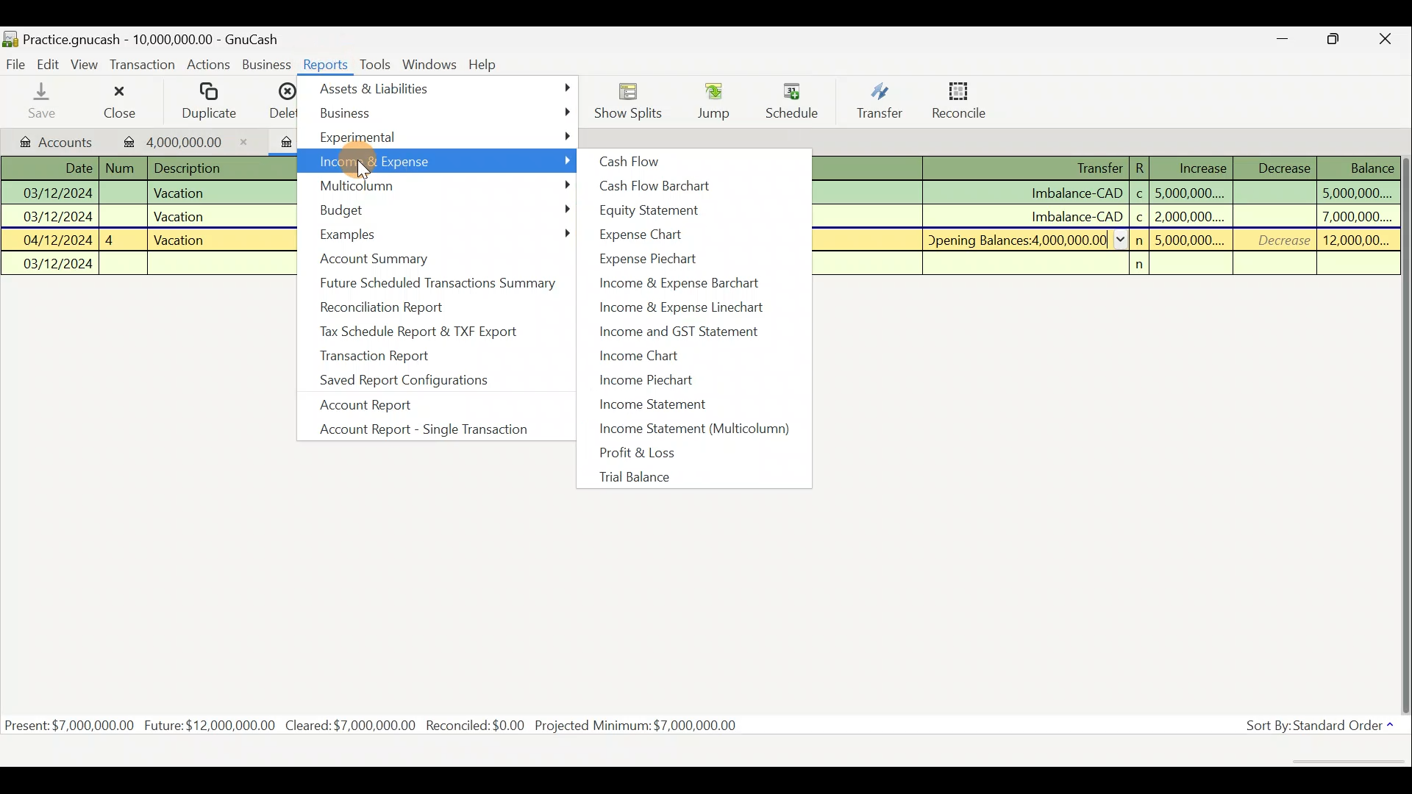  What do you see at coordinates (60, 192) in the screenshot?
I see `03/12/2024 |` at bounding box center [60, 192].